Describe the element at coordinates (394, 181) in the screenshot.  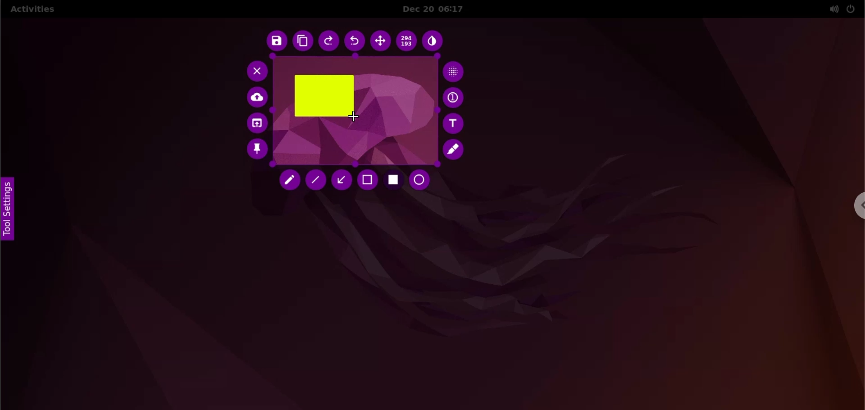
I see `rectangle tool` at that location.